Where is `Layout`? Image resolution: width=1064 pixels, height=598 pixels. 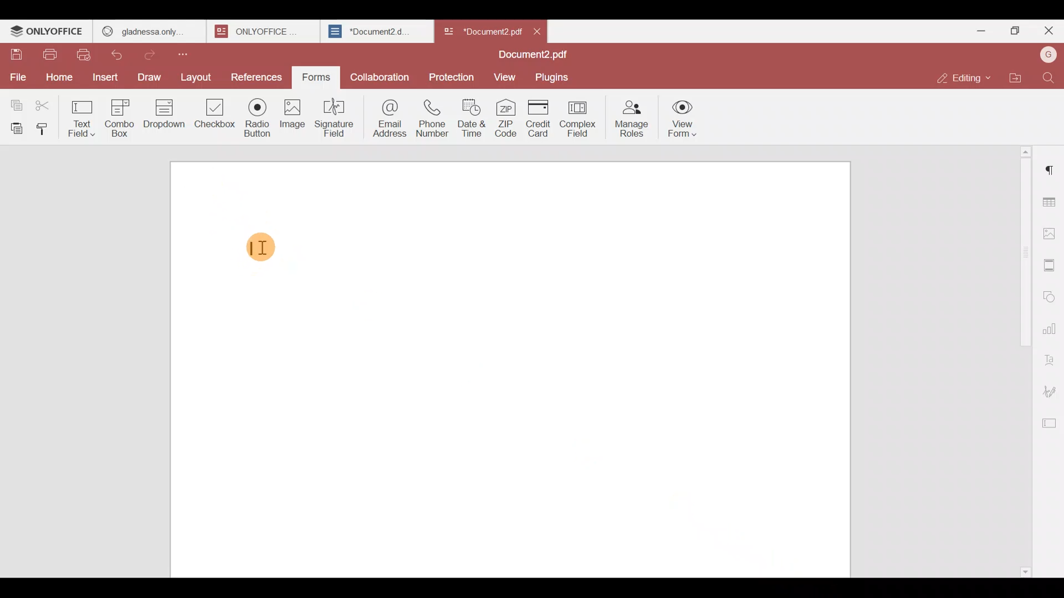 Layout is located at coordinates (197, 75).